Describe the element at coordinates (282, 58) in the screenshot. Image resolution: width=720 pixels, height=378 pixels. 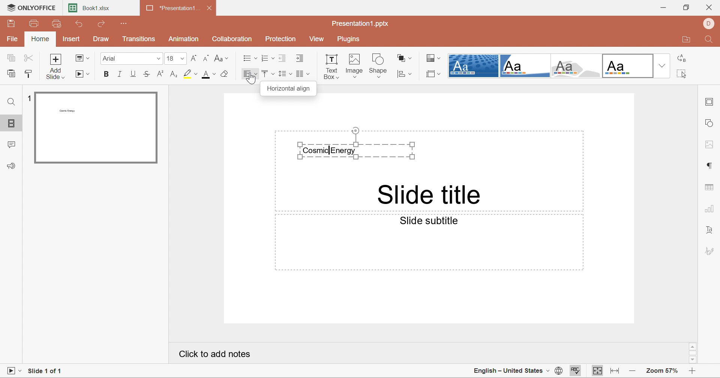
I see `Decrease Indent` at that location.